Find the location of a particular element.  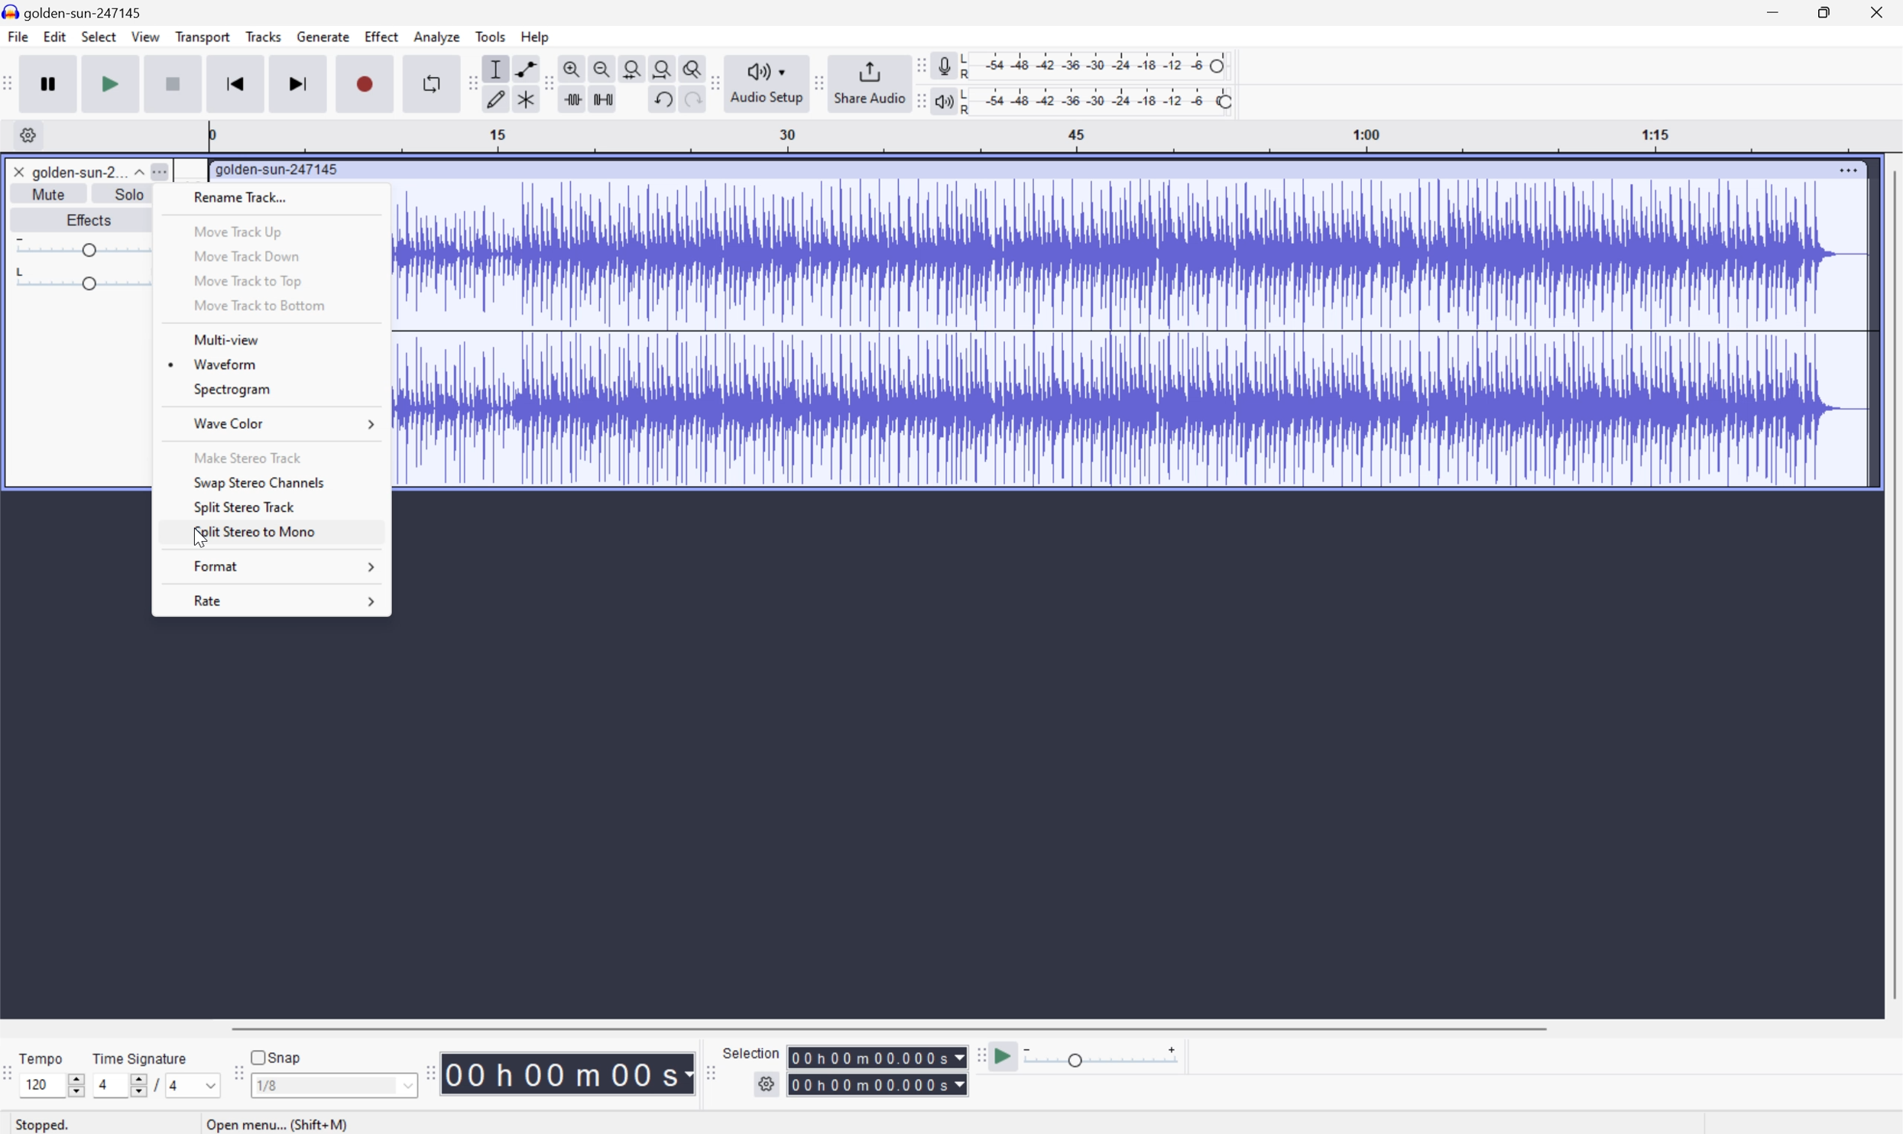

Playback meter is located at coordinates (943, 100).